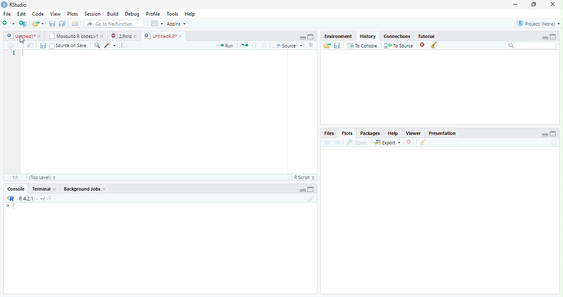  Describe the element at coordinates (16, 5) in the screenshot. I see `R studio` at that location.